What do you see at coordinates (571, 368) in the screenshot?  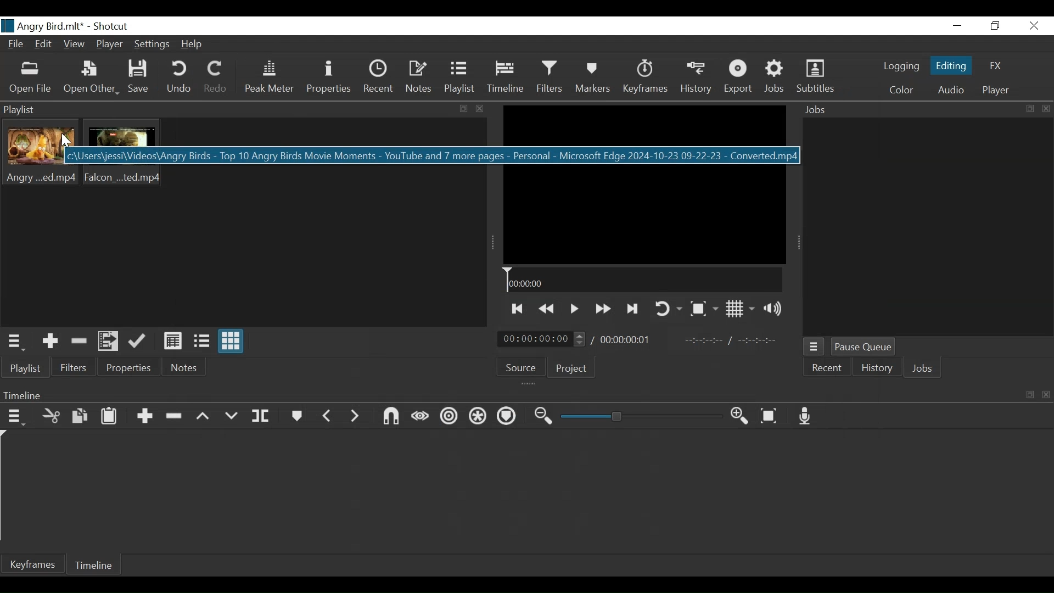 I see `Project` at bounding box center [571, 368].